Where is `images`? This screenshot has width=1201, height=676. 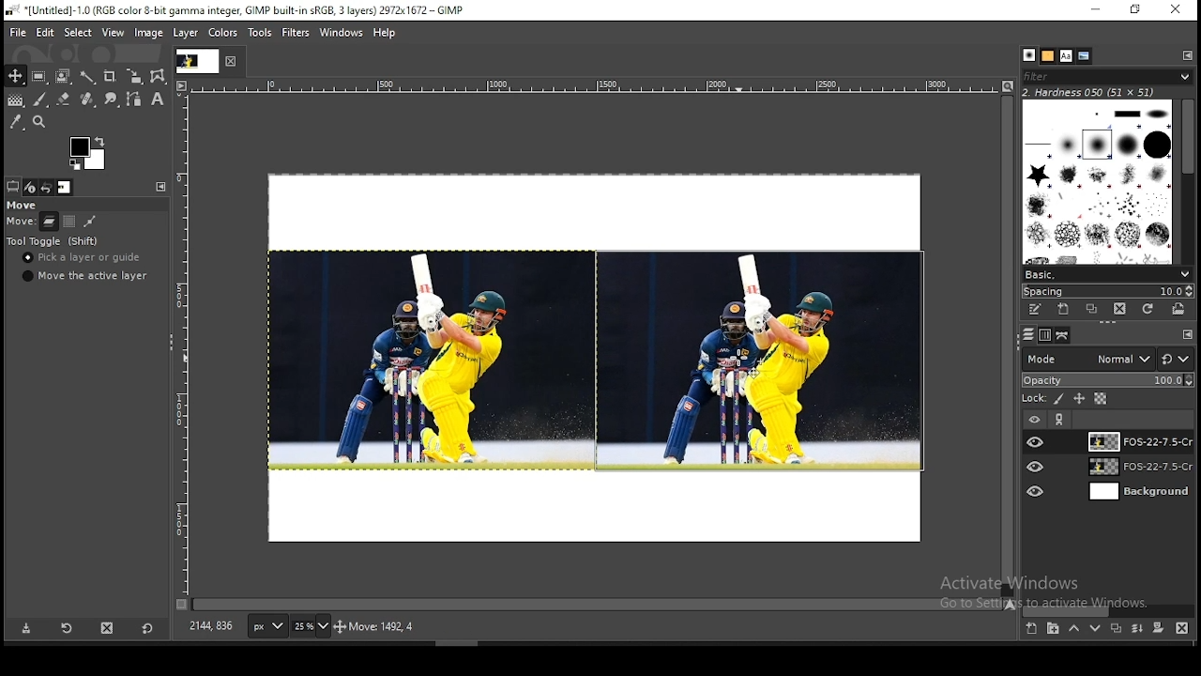
images is located at coordinates (65, 188).